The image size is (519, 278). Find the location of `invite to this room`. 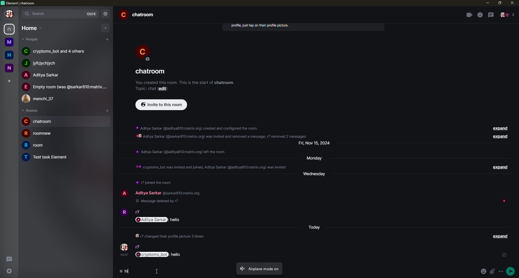

invite to this room is located at coordinates (162, 106).